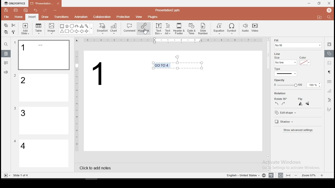  I want to click on slide 3, so click(43, 121).